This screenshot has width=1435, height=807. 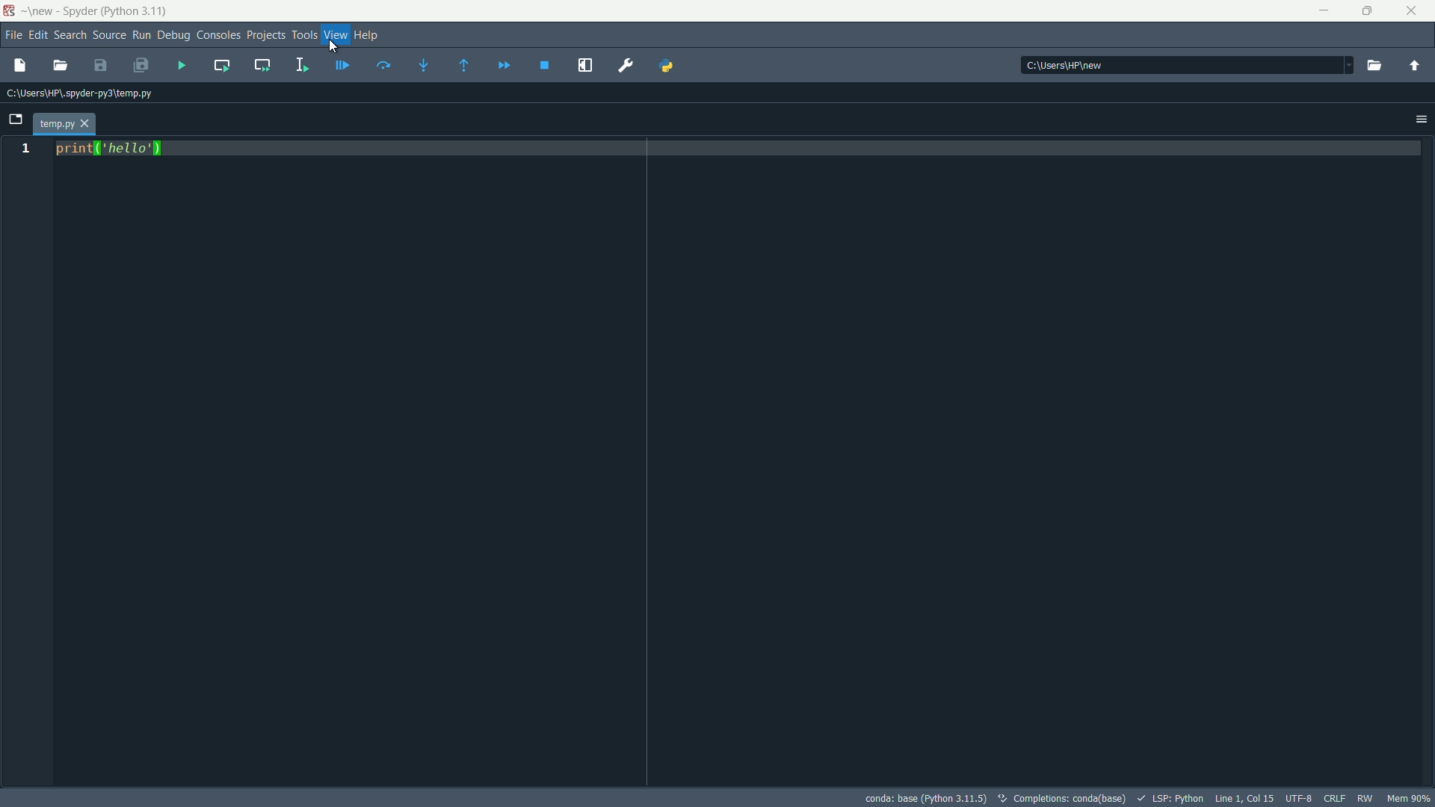 I want to click on mem 90%, so click(x=1411, y=799).